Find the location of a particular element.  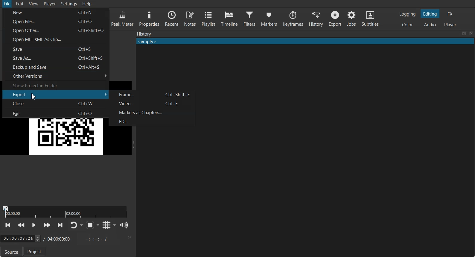

Drop down box is located at coordinates (115, 225).